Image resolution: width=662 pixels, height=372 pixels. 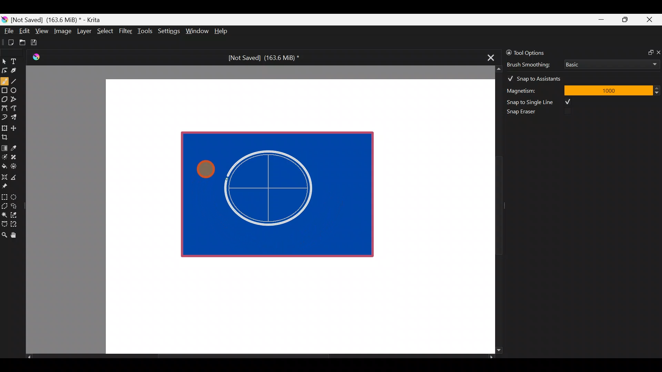 I want to click on Save, so click(x=39, y=42).